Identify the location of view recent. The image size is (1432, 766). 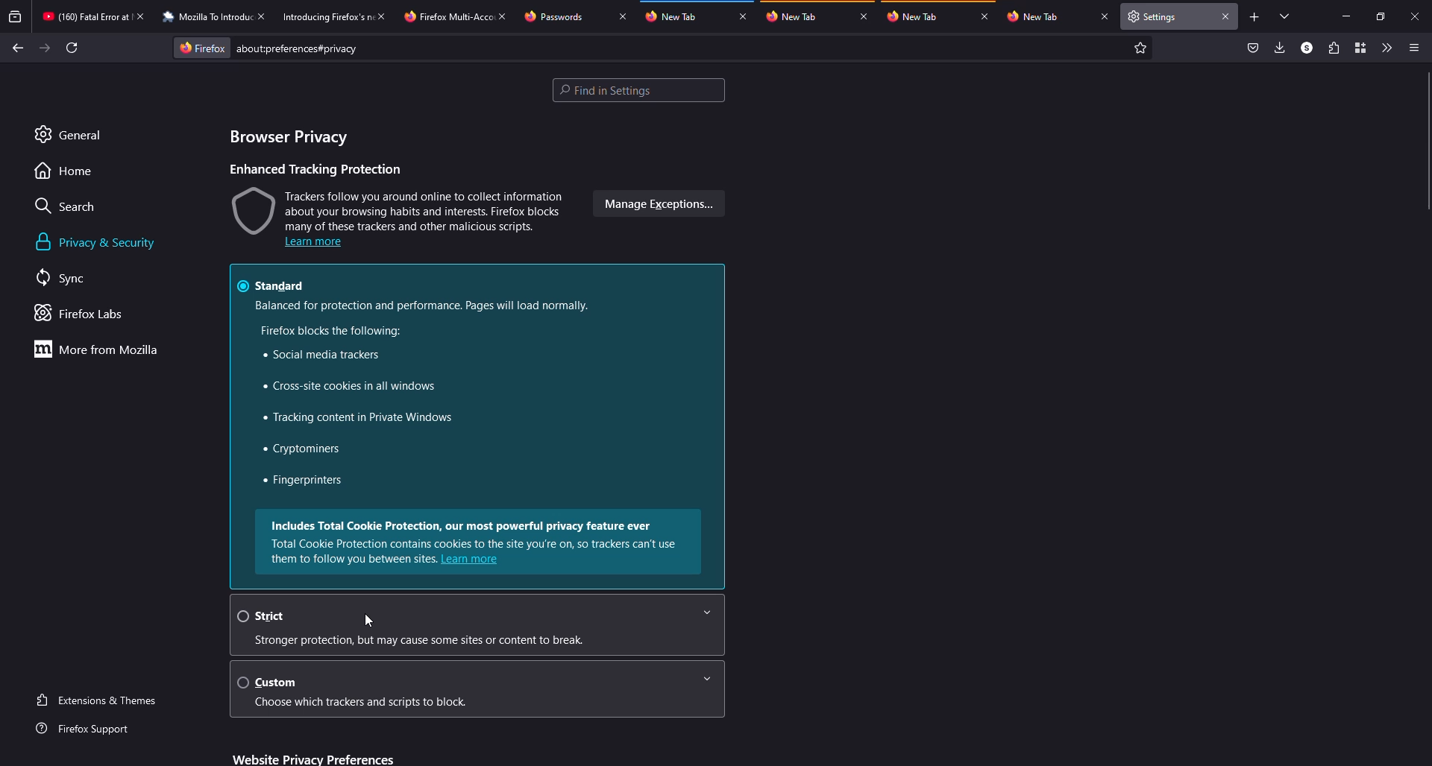
(16, 16).